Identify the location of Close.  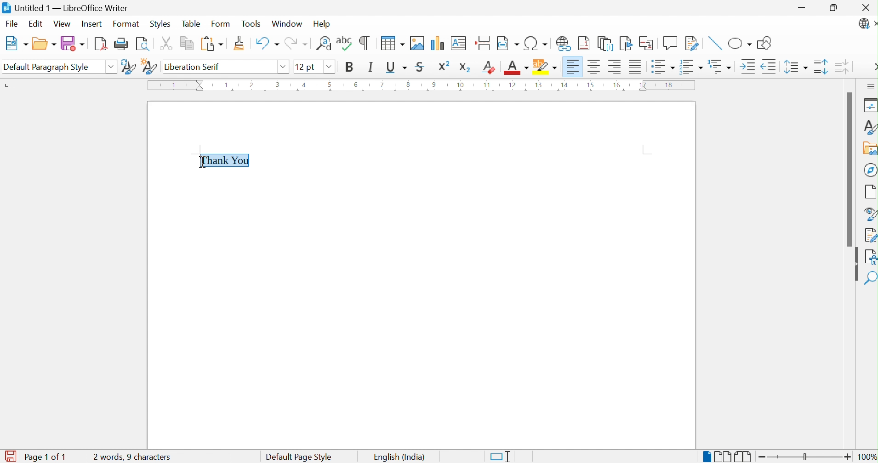
(864, 7).